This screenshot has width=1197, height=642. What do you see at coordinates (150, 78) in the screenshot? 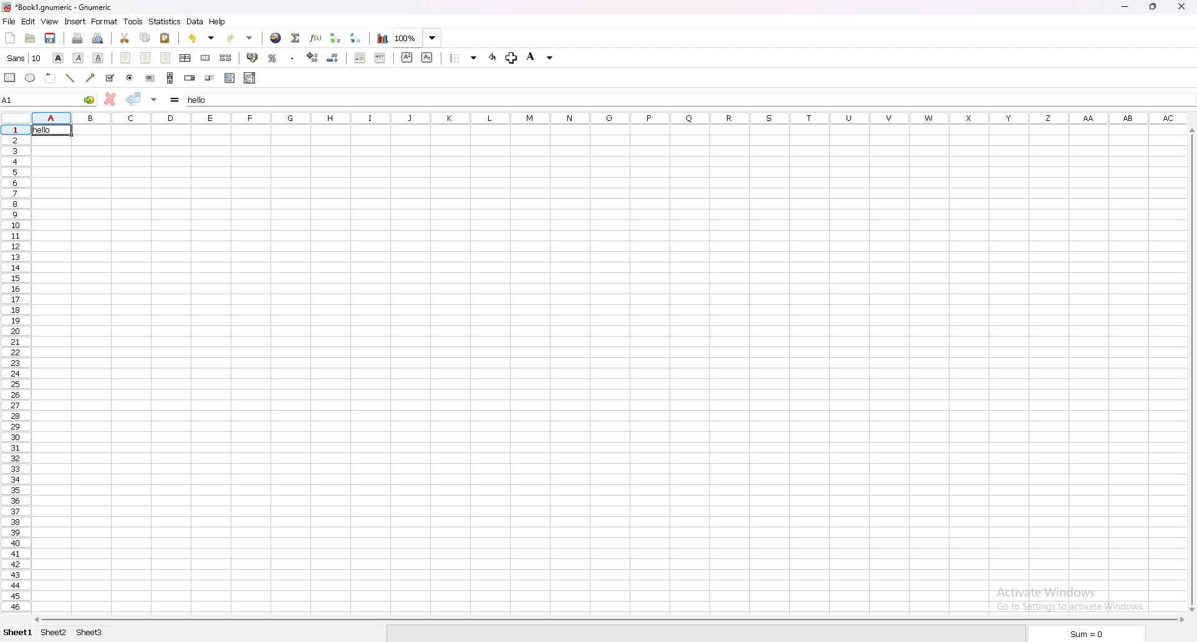
I see `button` at bounding box center [150, 78].